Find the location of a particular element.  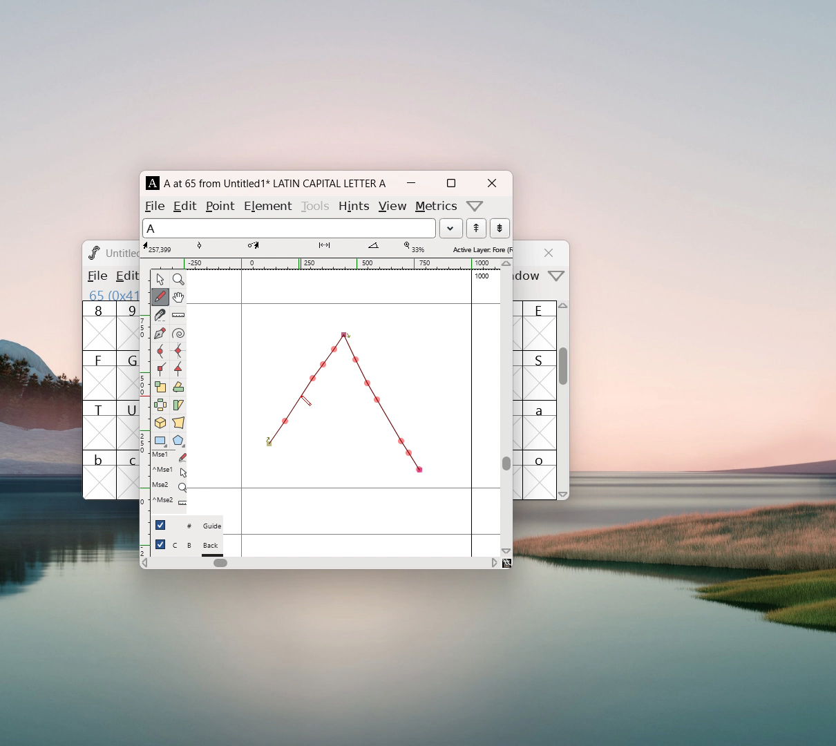

b is located at coordinates (99, 475).